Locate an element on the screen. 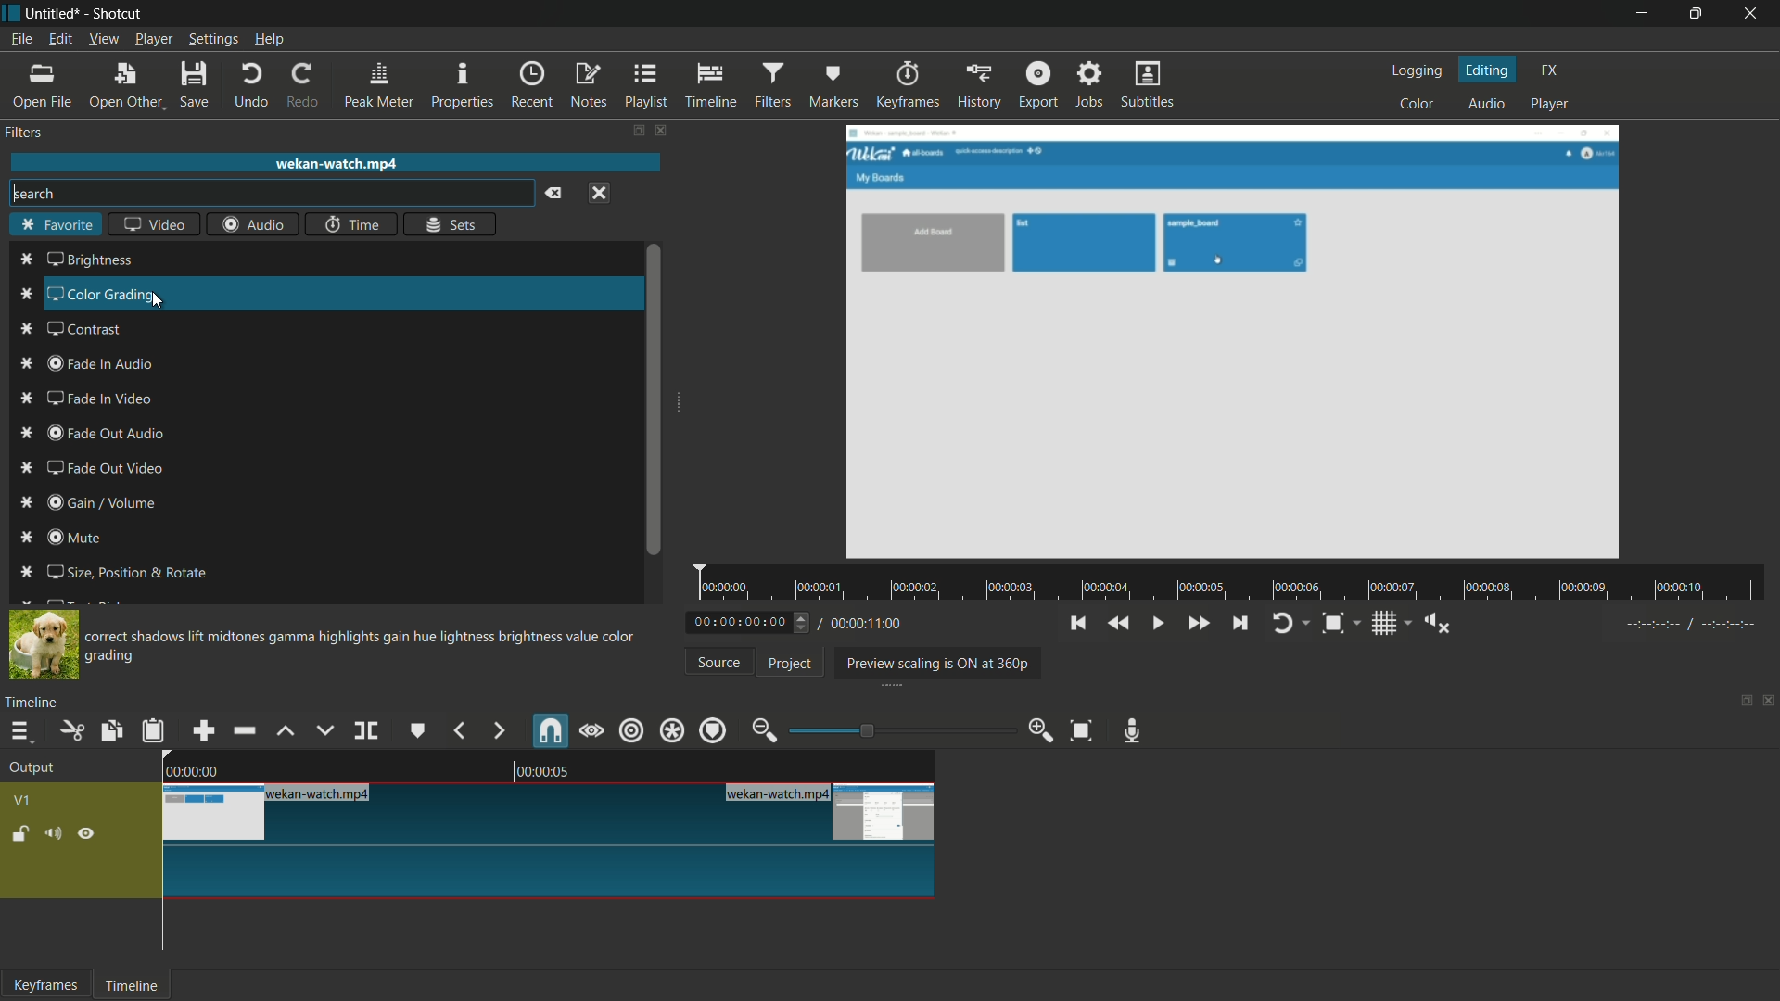 This screenshot has width=1780, height=1001. ----:-- / is located at coordinates (1700, 627).